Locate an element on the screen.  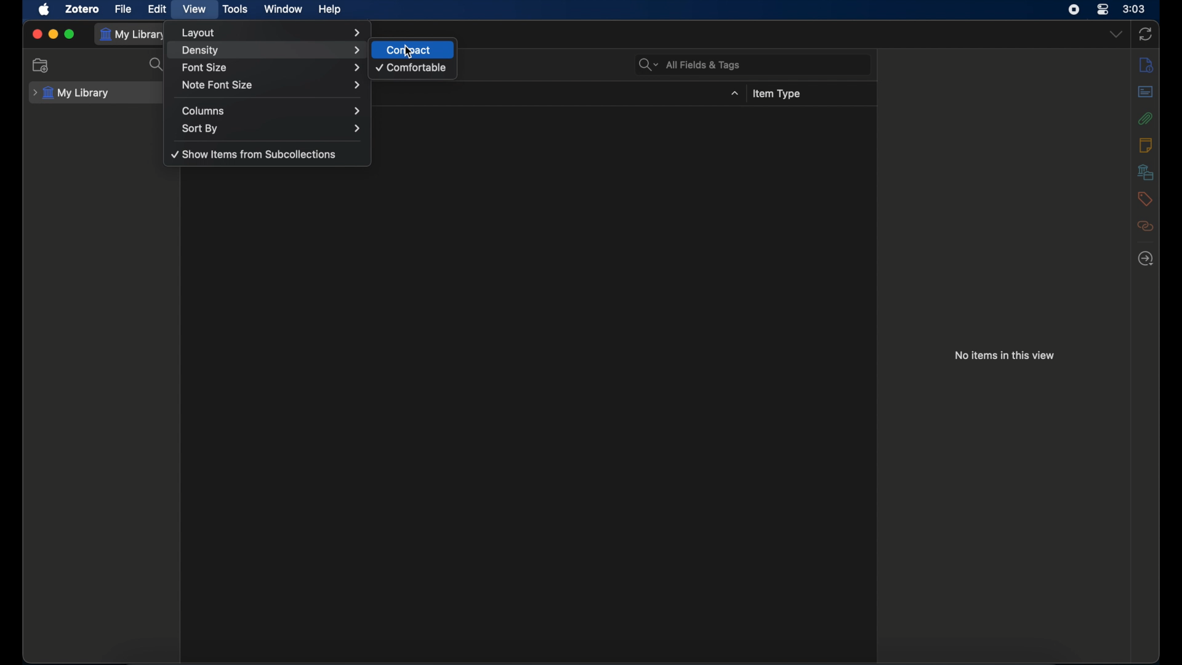
minimize is located at coordinates (54, 34).